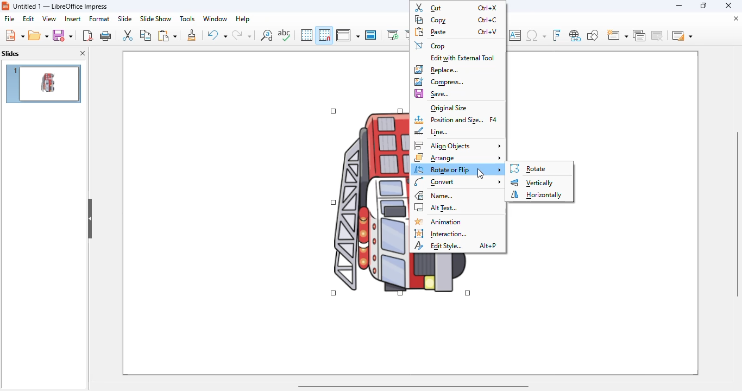 Image resolution: width=742 pixels, height=391 pixels. What do you see at coordinates (533, 182) in the screenshot?
I see `vertically` at bounding box center [533, 182].